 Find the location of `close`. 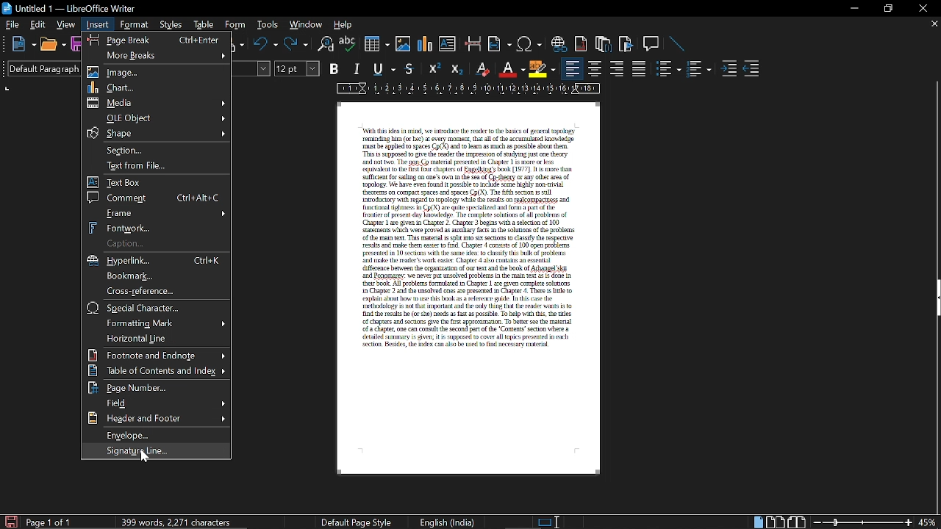

close is located at coordinates (921, 9).